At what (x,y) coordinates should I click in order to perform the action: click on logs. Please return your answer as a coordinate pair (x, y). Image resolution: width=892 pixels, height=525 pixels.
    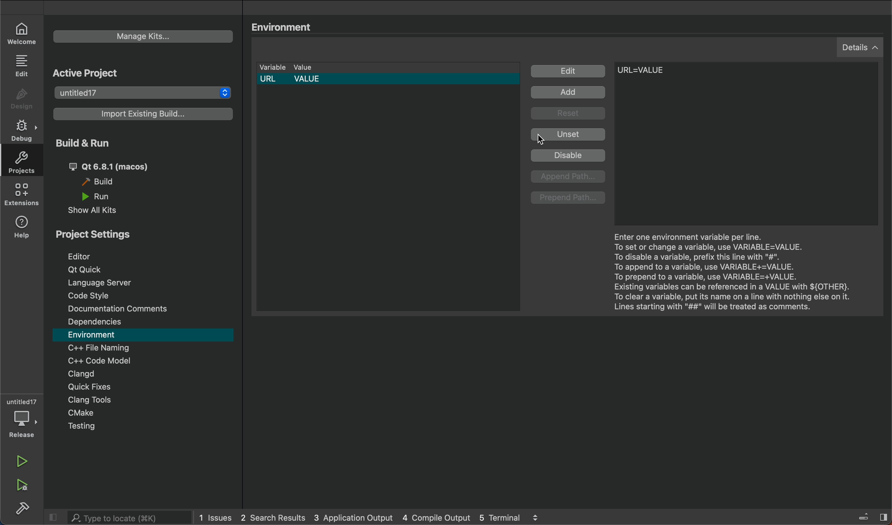
    Looking at the image, I should click on (373, 516).